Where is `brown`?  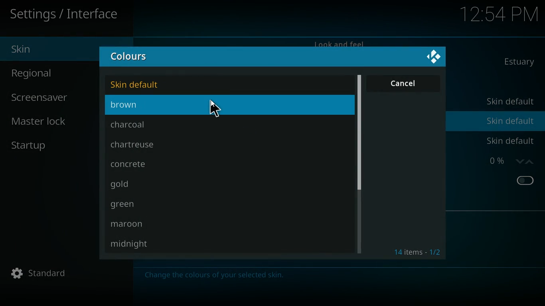
brown is located at coordinates (182, 106).